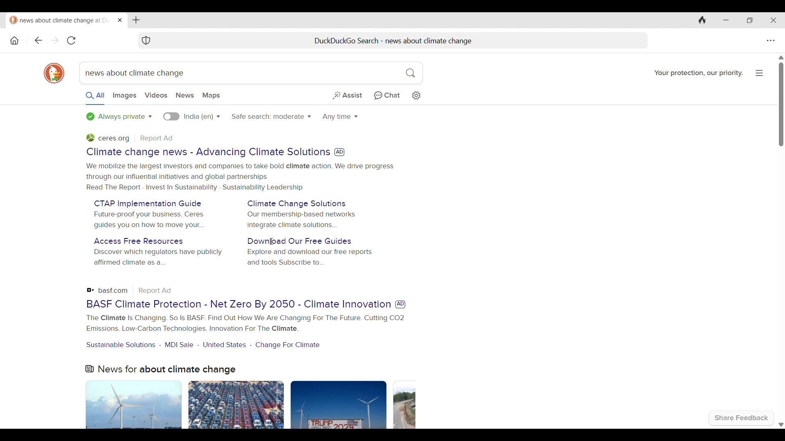 This screenshot has width=785, height=441. I want to click on ceres.org, so click(108, 138).